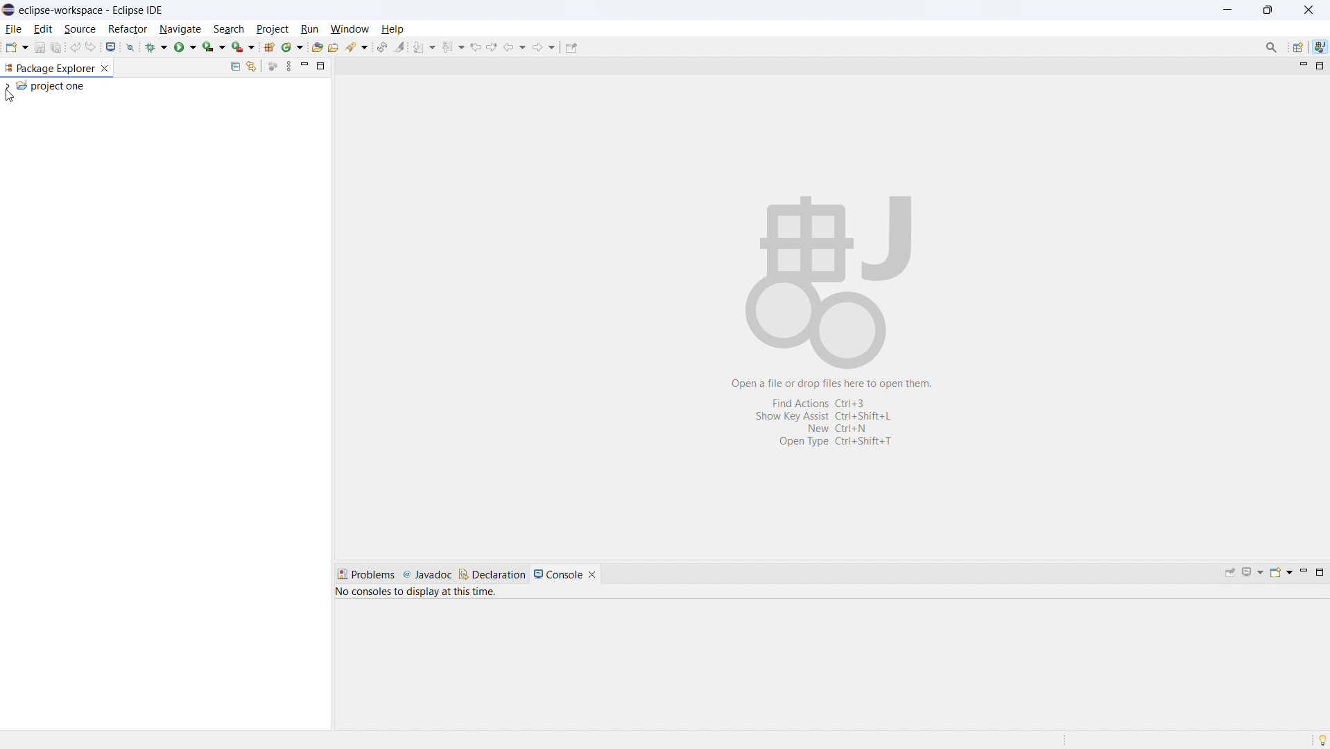  I want to click on expand, so click(7, 85).